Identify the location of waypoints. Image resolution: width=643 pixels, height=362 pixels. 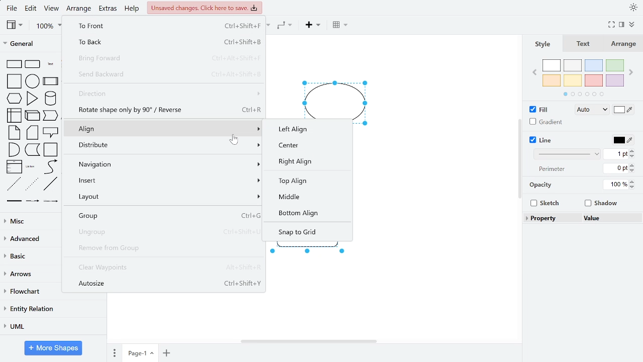
(285, 26).